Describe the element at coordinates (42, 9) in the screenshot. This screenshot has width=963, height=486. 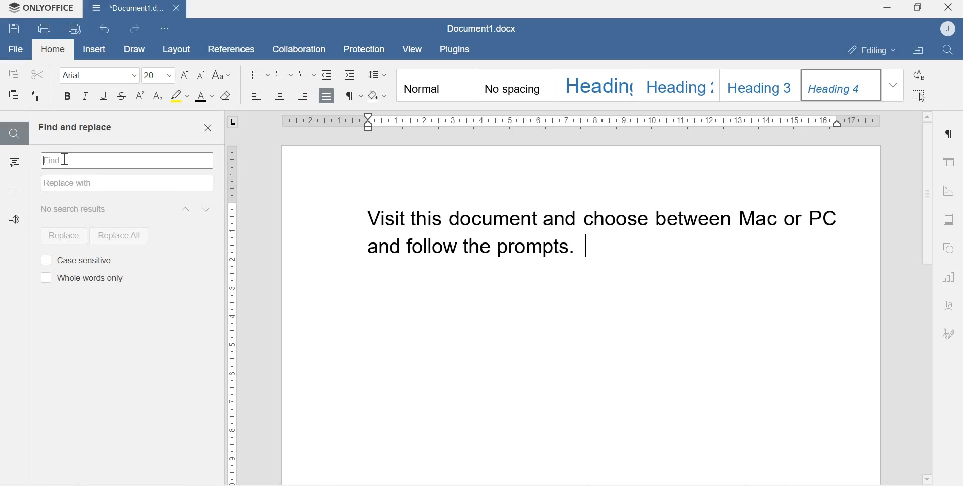
I see `Onlyoffice` at that location.